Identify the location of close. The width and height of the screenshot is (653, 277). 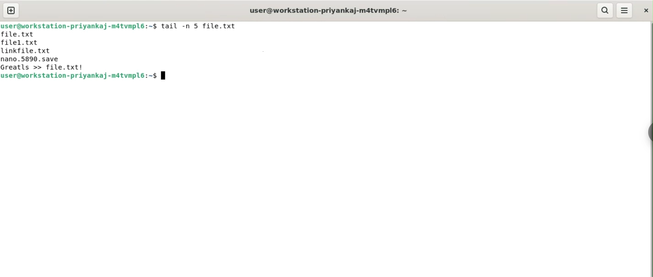
(645, 11).